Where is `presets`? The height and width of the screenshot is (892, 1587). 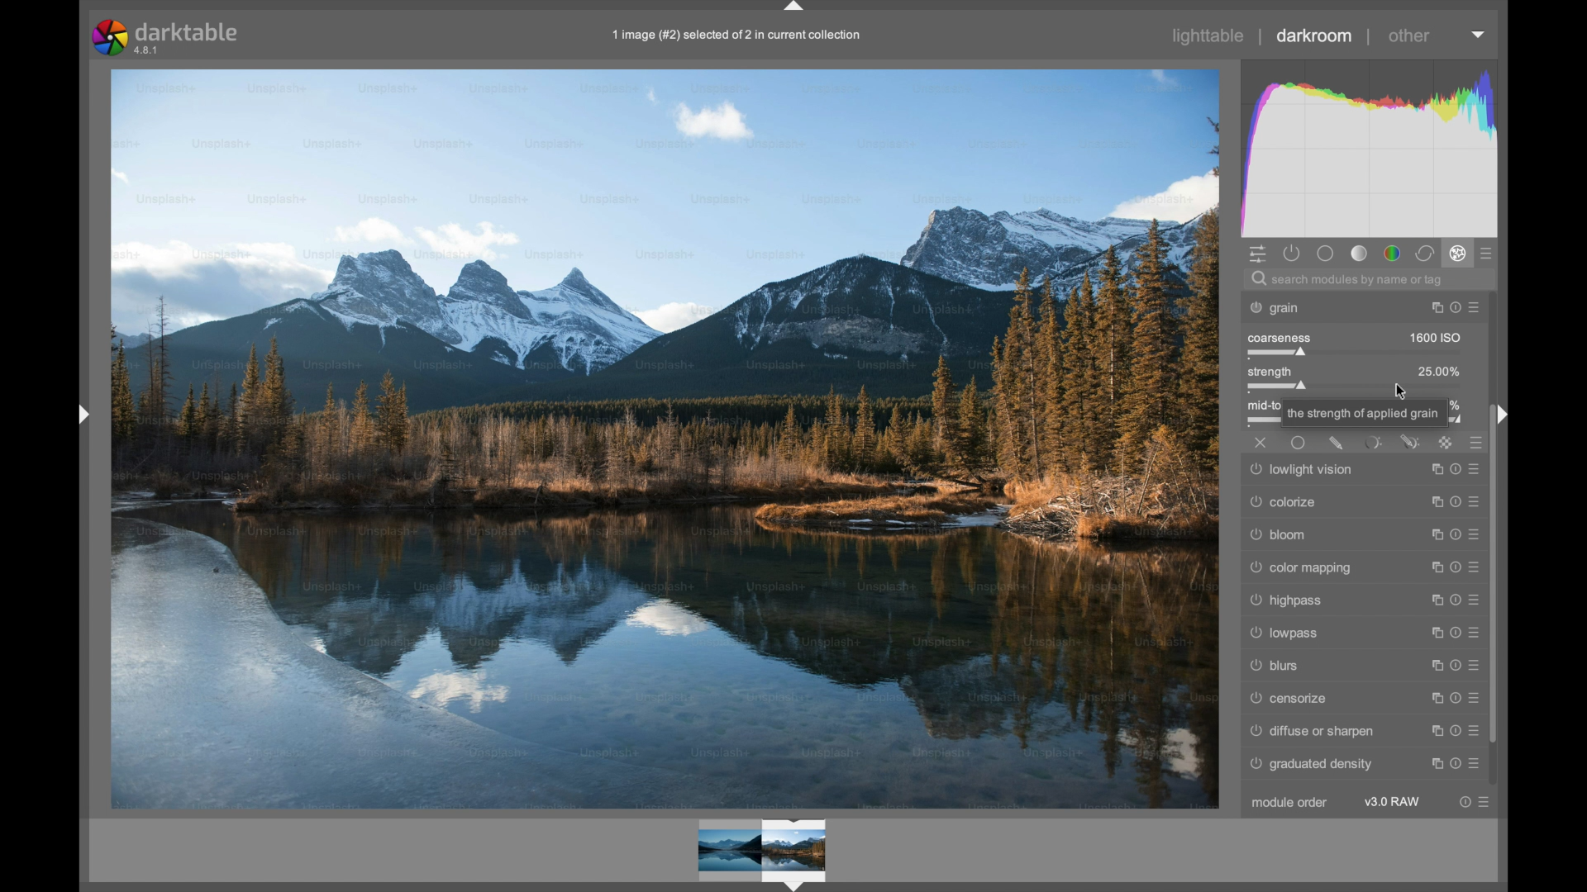
presets is located at coordinates (1487, 801).